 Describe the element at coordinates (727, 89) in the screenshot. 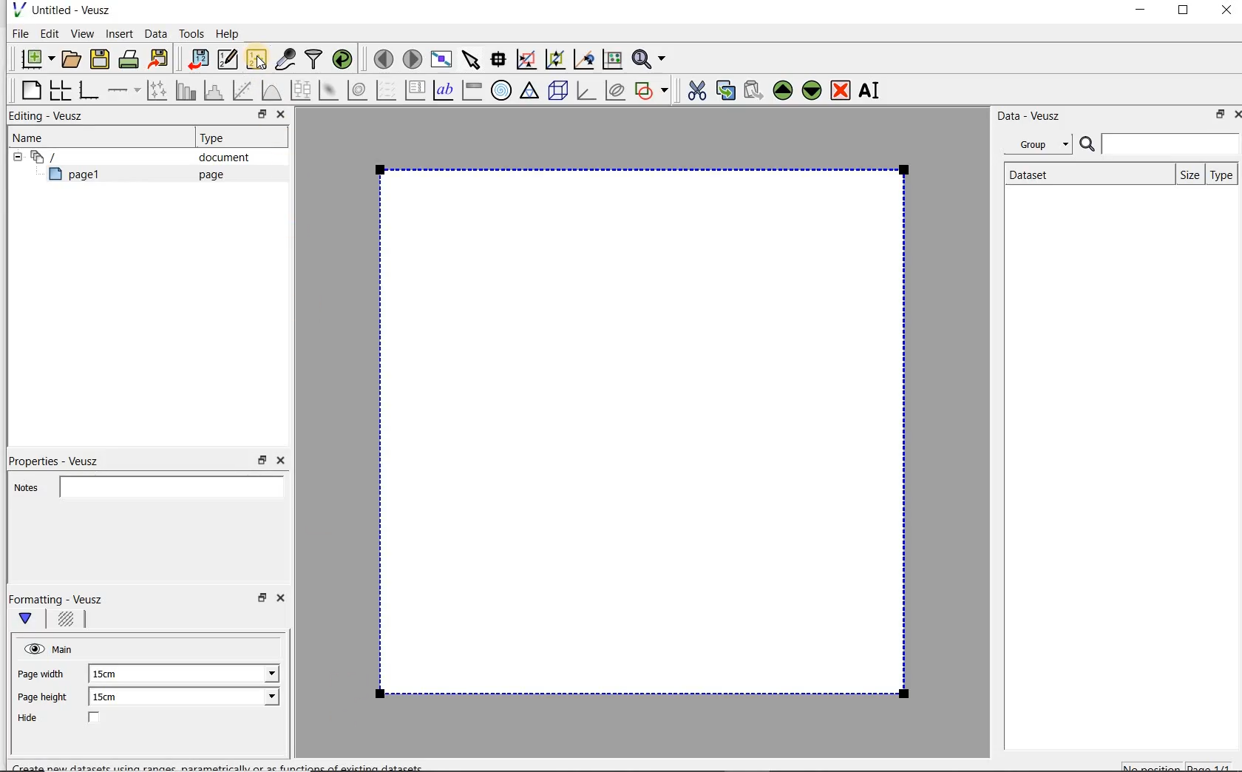

I see `copy the selected widget` at that location.